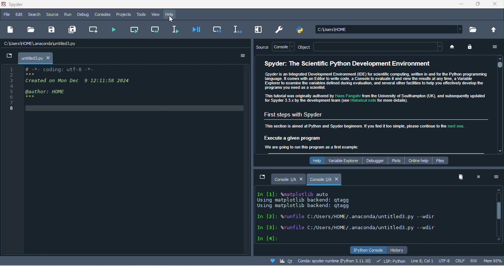 This screenshot has width=504, height=266. Describe the element at coordinates (7, 15) in the screenshot. I see `file` at that location.